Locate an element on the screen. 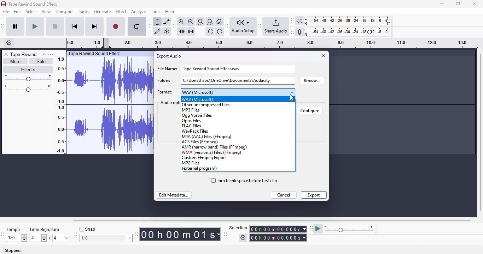 The image size is (483, 254). configure is located at coordinates (309, 111).